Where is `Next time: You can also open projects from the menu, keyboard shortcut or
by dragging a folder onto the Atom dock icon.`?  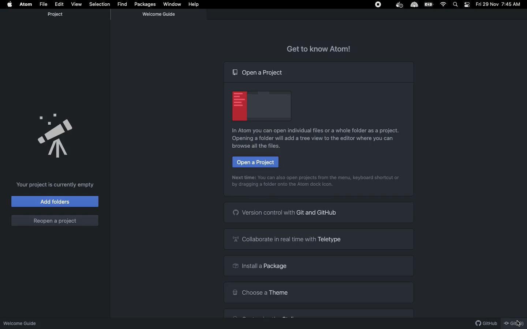
Next time: You can also open projects from the menu, keyboard shortcut or
by dragging a folder onto the Atom dock icon. is located at coordinates (317, 182).